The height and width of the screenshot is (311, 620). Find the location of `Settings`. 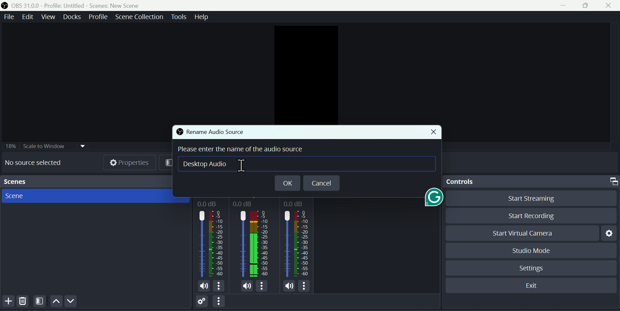

Settings is located at coordinates (607, 233).